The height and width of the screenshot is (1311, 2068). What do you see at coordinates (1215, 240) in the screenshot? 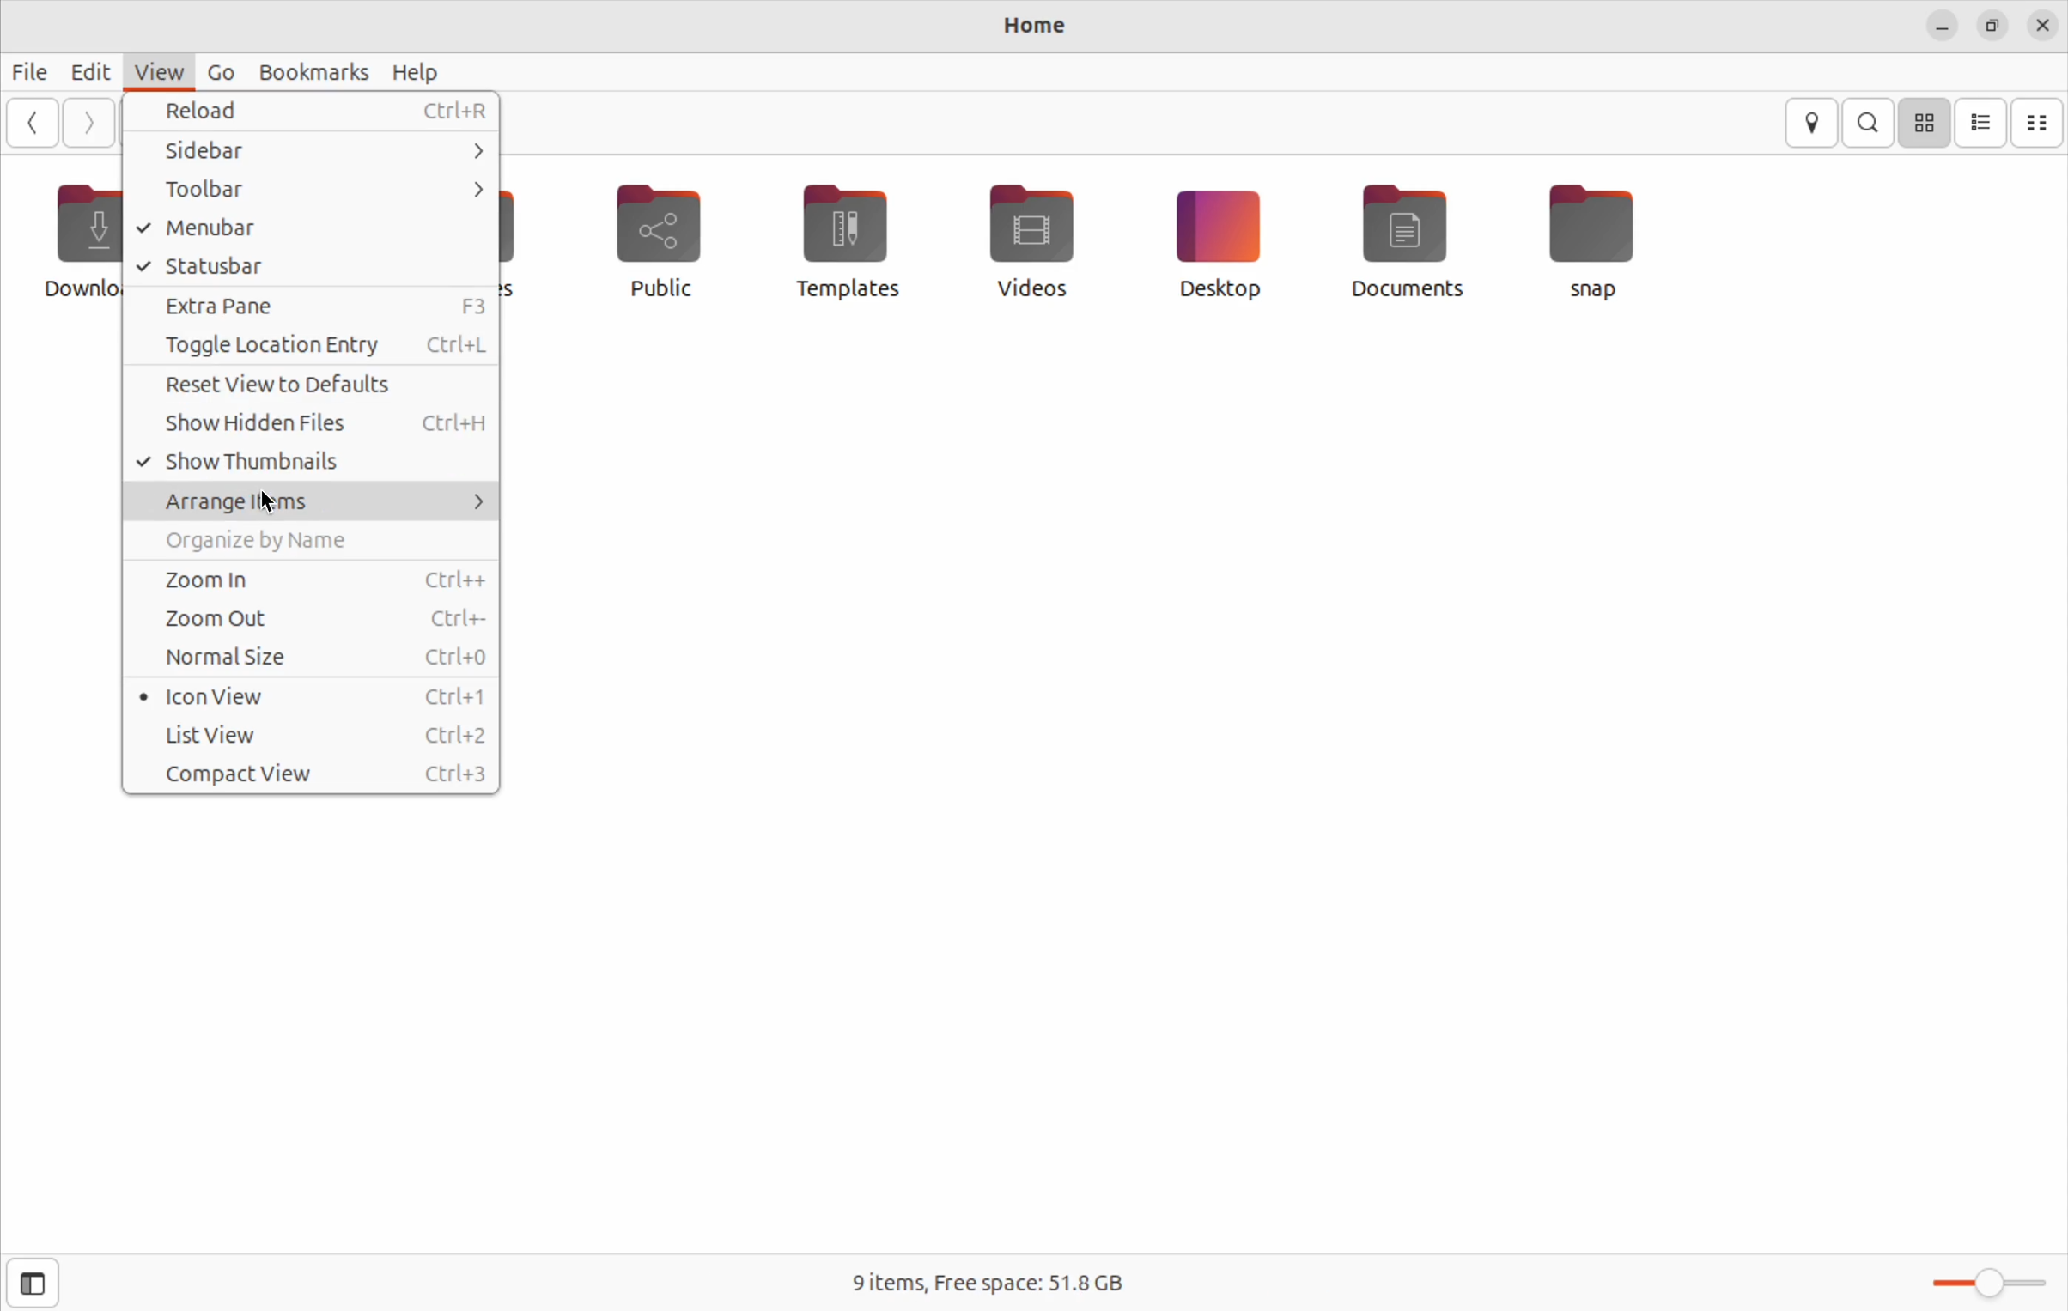
I see `Desktop icon` at bounding box center [1215, 240].